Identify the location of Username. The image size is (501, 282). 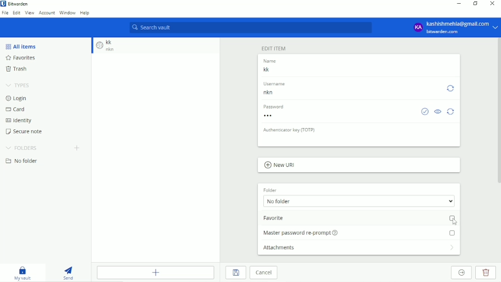
(277, 93).